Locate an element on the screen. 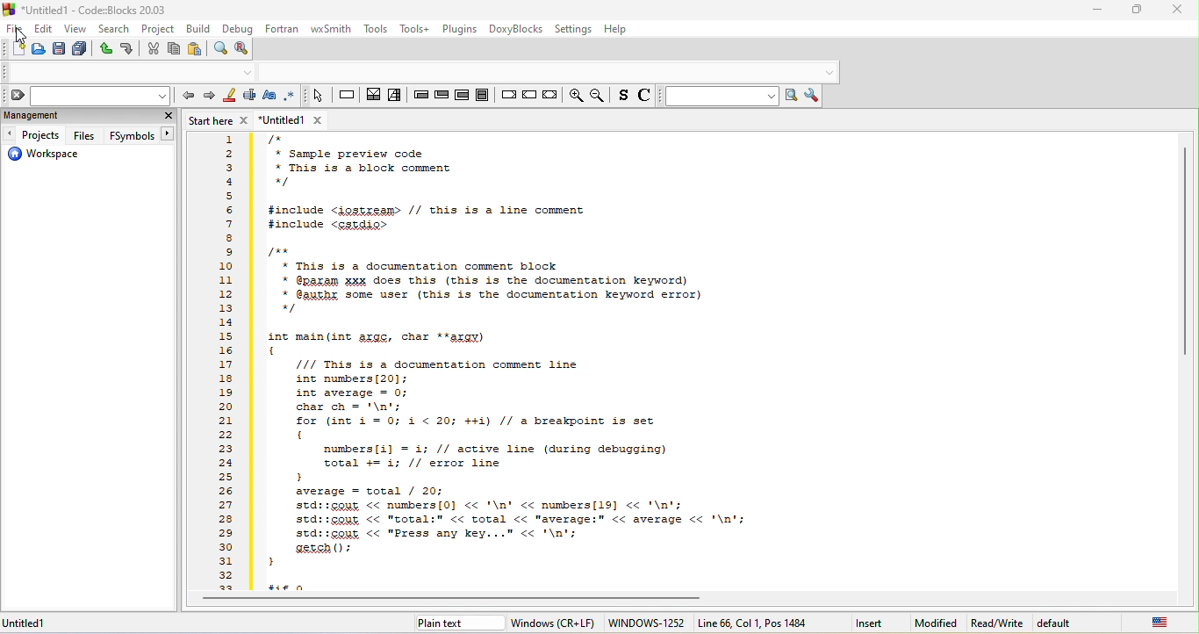 The image size is (1199, 634). project is located at coordinates (160, 30).